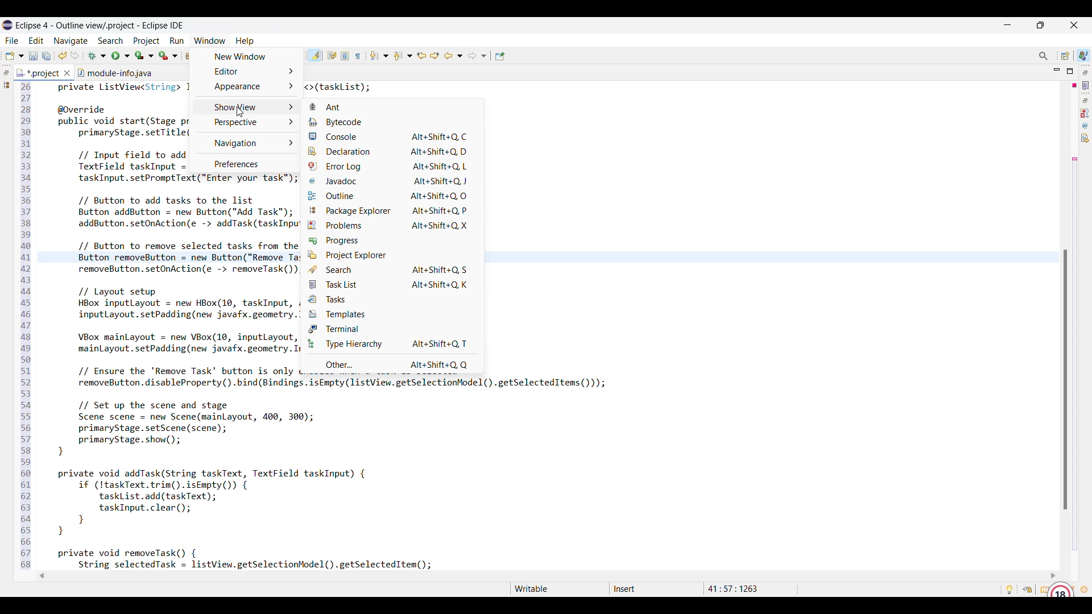 The image size is (1092, 614). I want to click on Show whitespace characters, so click(358, 56).